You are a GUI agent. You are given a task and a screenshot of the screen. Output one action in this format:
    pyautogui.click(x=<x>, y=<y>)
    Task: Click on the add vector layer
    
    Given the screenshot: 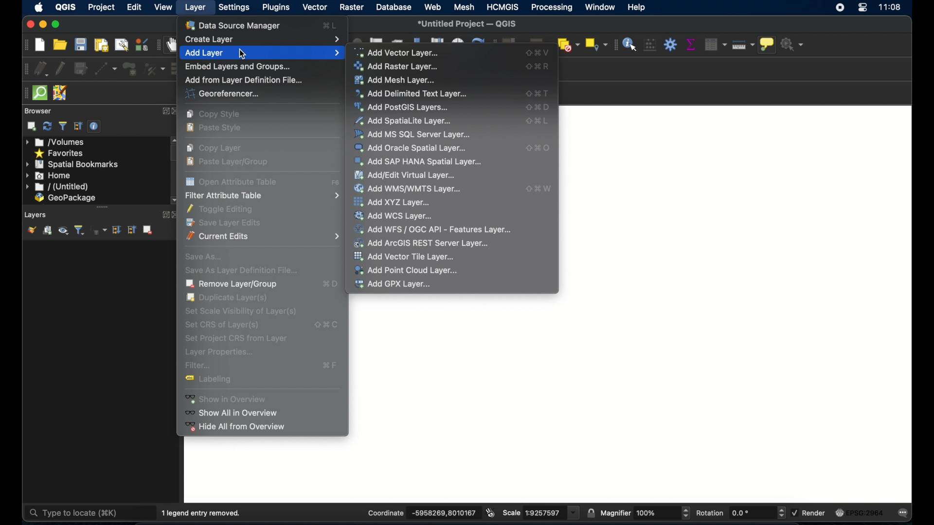 What is the action you would take?
    pyautogui.click(x=400, y=52)
    